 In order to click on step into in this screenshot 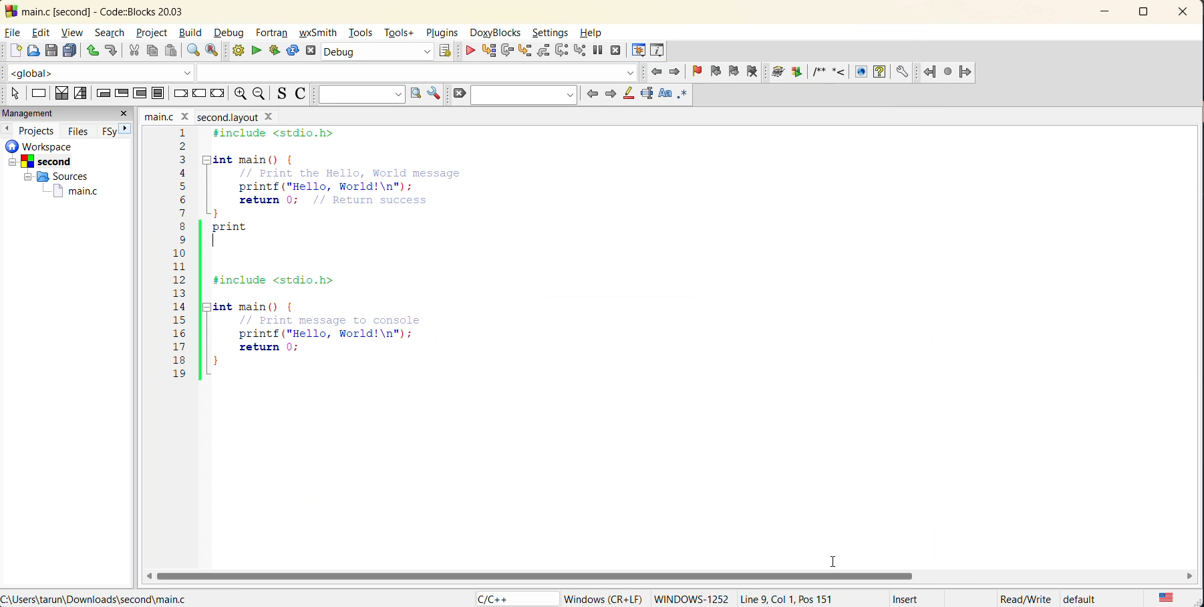, I will do `click(527, 51)`.